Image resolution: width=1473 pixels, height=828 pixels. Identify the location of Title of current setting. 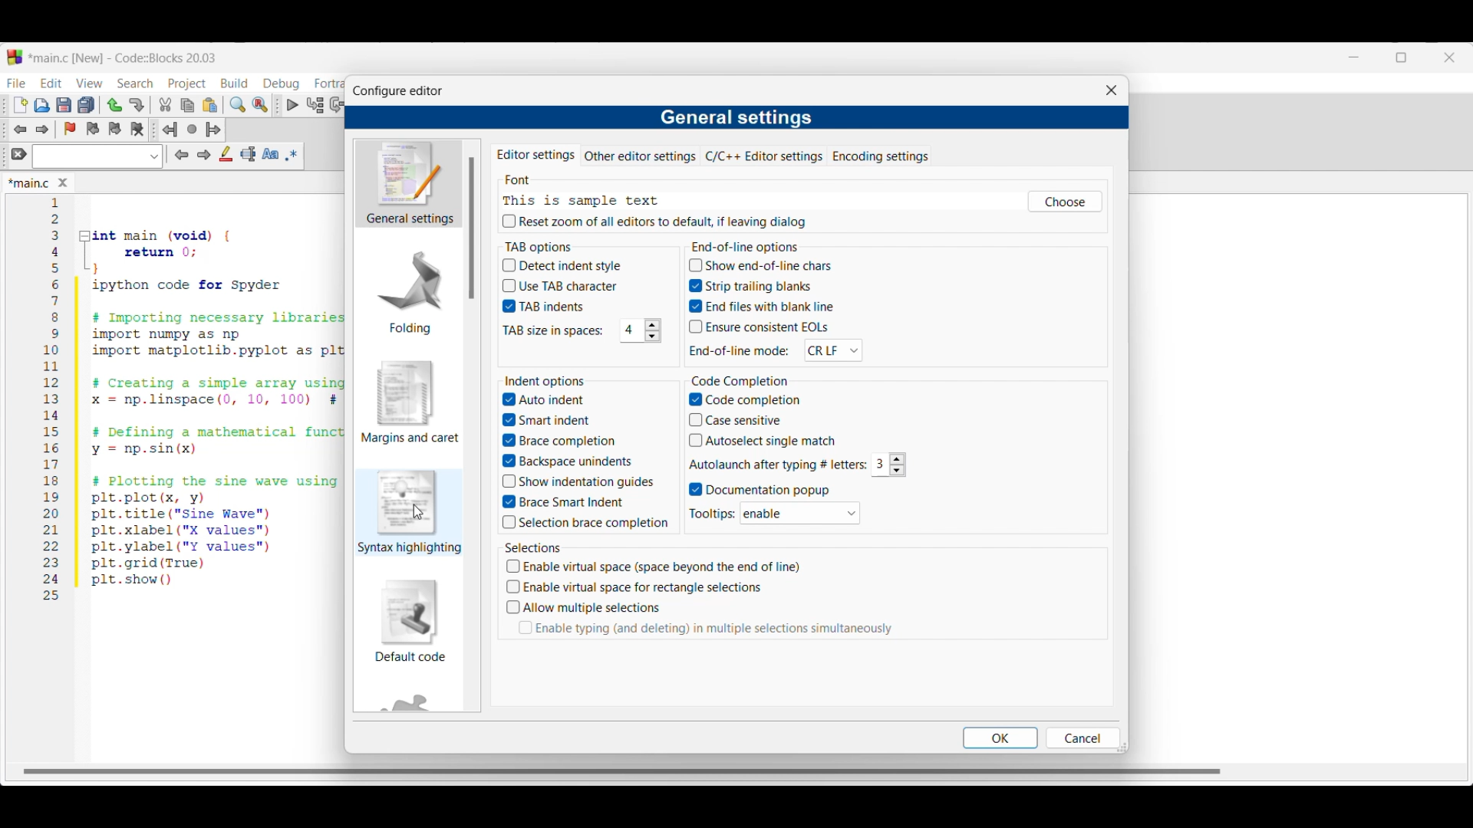
(737, 118).